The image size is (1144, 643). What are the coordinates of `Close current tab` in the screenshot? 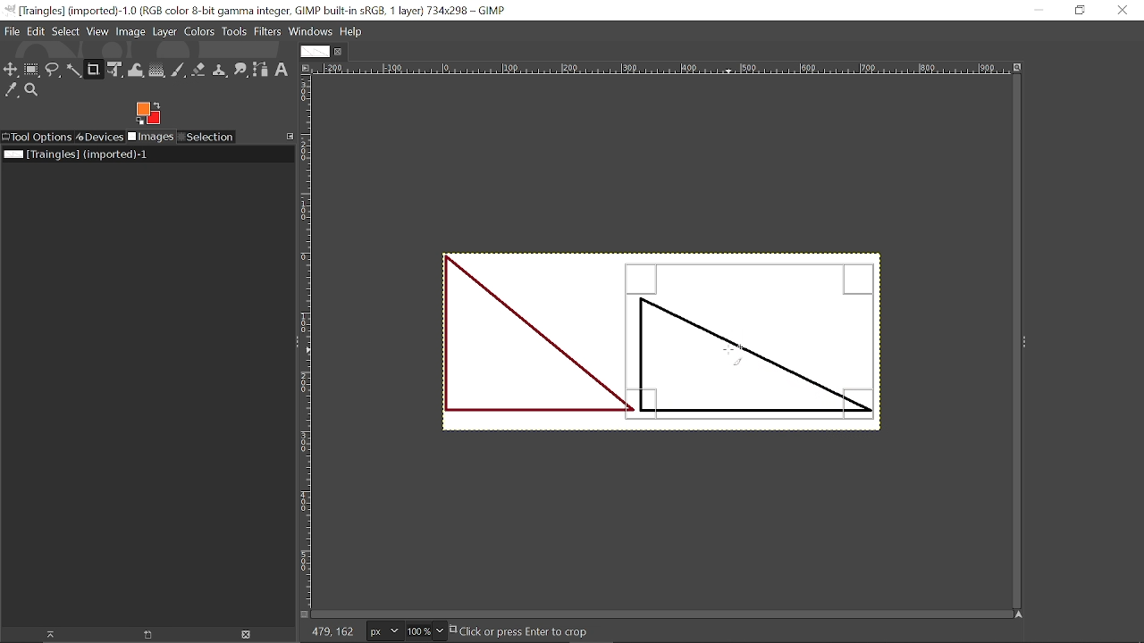 It's located at (339, 51).